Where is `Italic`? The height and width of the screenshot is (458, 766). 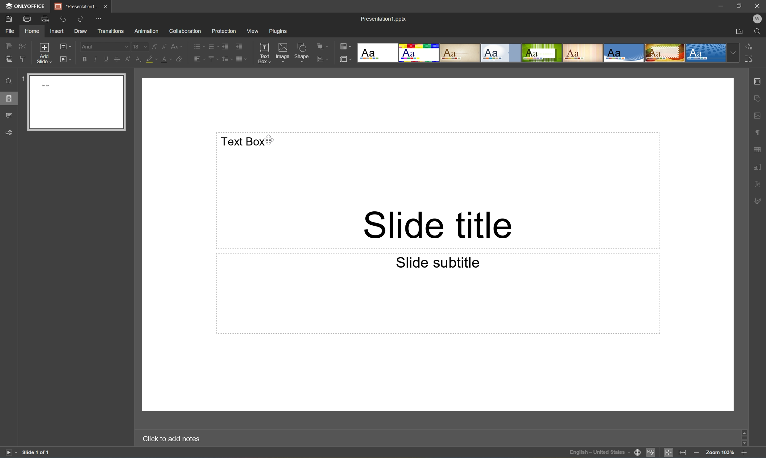
Italic is located at coordinates (95, 60).